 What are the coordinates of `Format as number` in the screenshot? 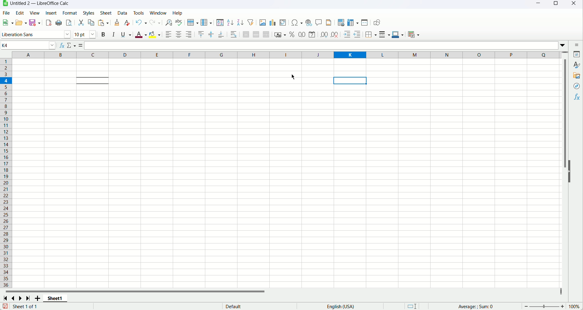 It's located at (302, 34).